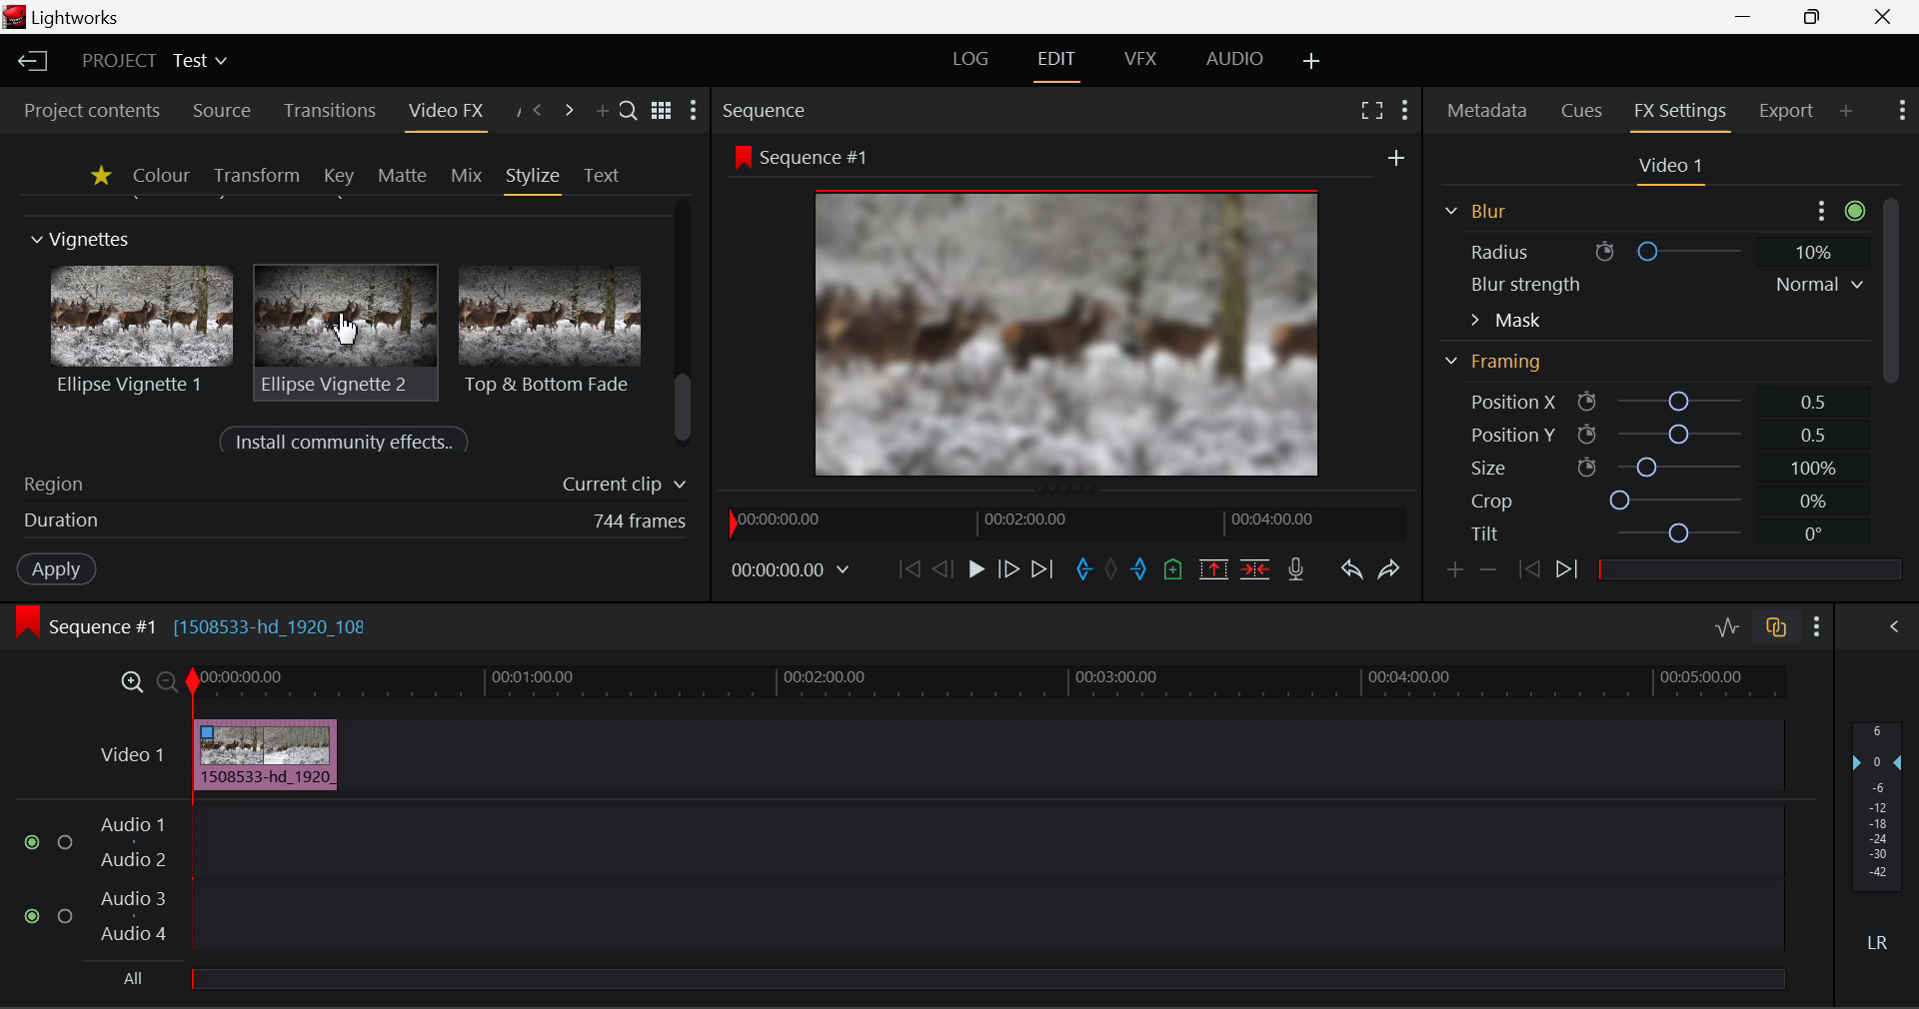 The image size is (1919, 1009). Describe the element at coordinates (1650, 249) in the screenshot. I see `Radius ® O 10%` at that location.